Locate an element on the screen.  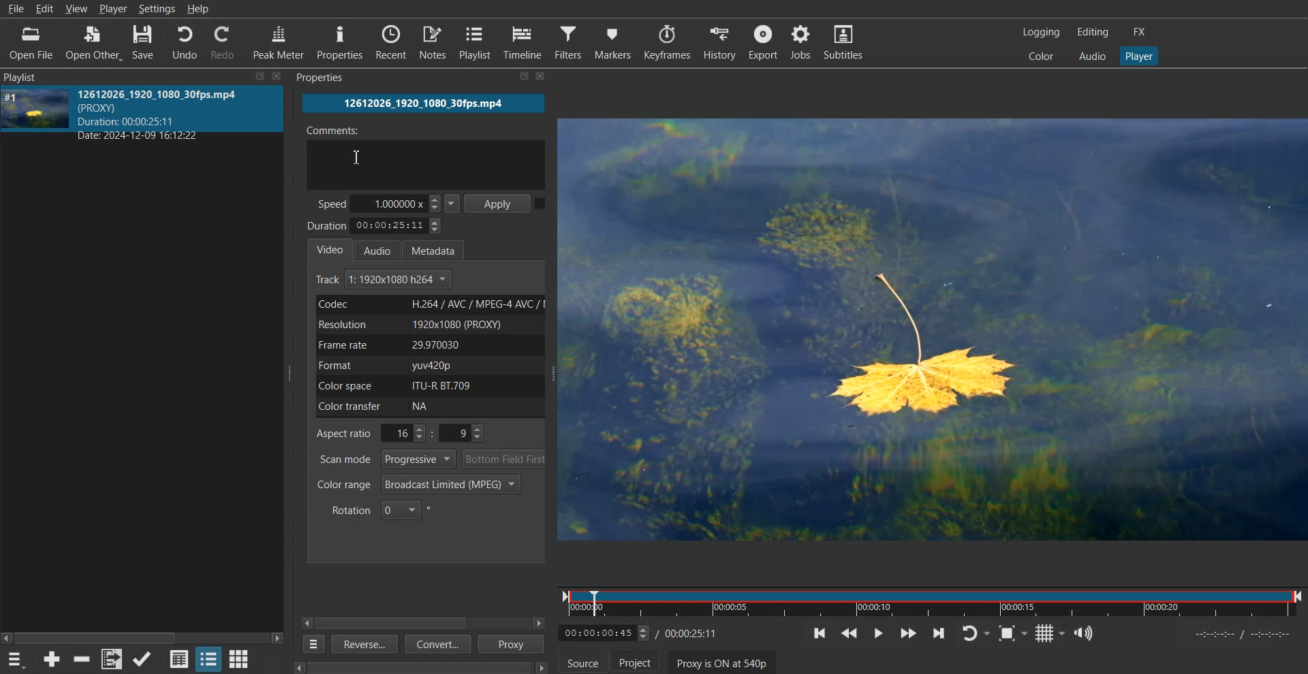
Jobs is located at coordinates (803, 42).